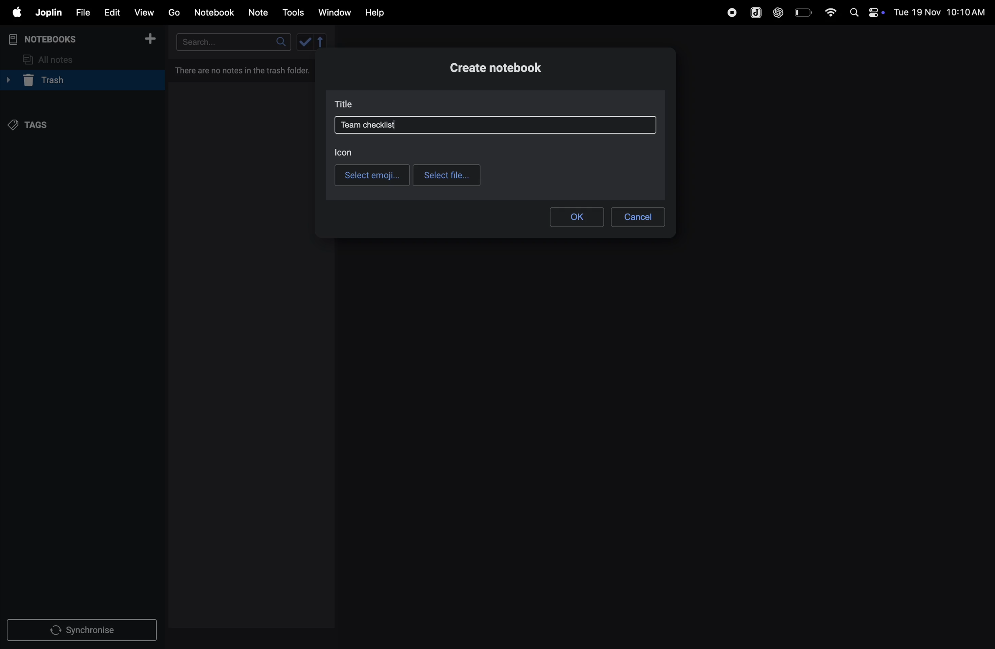 This screenshot has width=995, height=649. What do you see at coordinates (640, 215) in the screenshot?
I see `cancel` at bounding box center [640, 215].